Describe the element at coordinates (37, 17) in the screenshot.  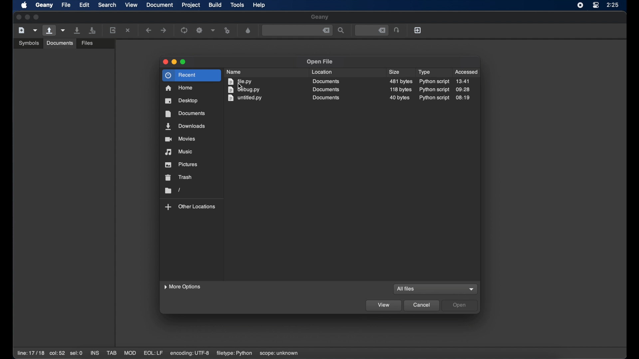
I see `maximize` at that location.